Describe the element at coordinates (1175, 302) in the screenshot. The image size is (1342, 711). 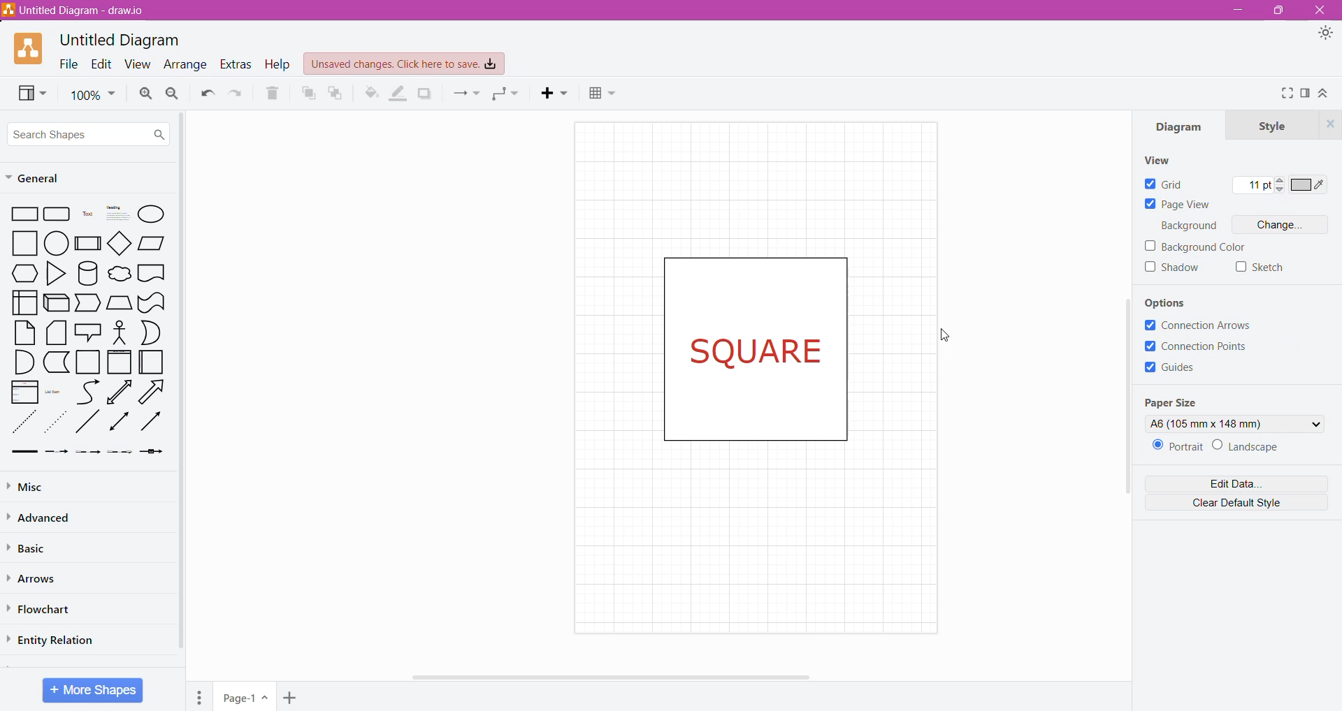
I see `Options` at that location.